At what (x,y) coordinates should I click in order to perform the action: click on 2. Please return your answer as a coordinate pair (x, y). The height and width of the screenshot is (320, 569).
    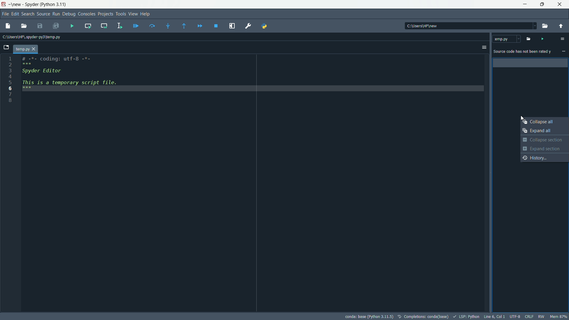
    Looking at the image, I should click on (10, 65).